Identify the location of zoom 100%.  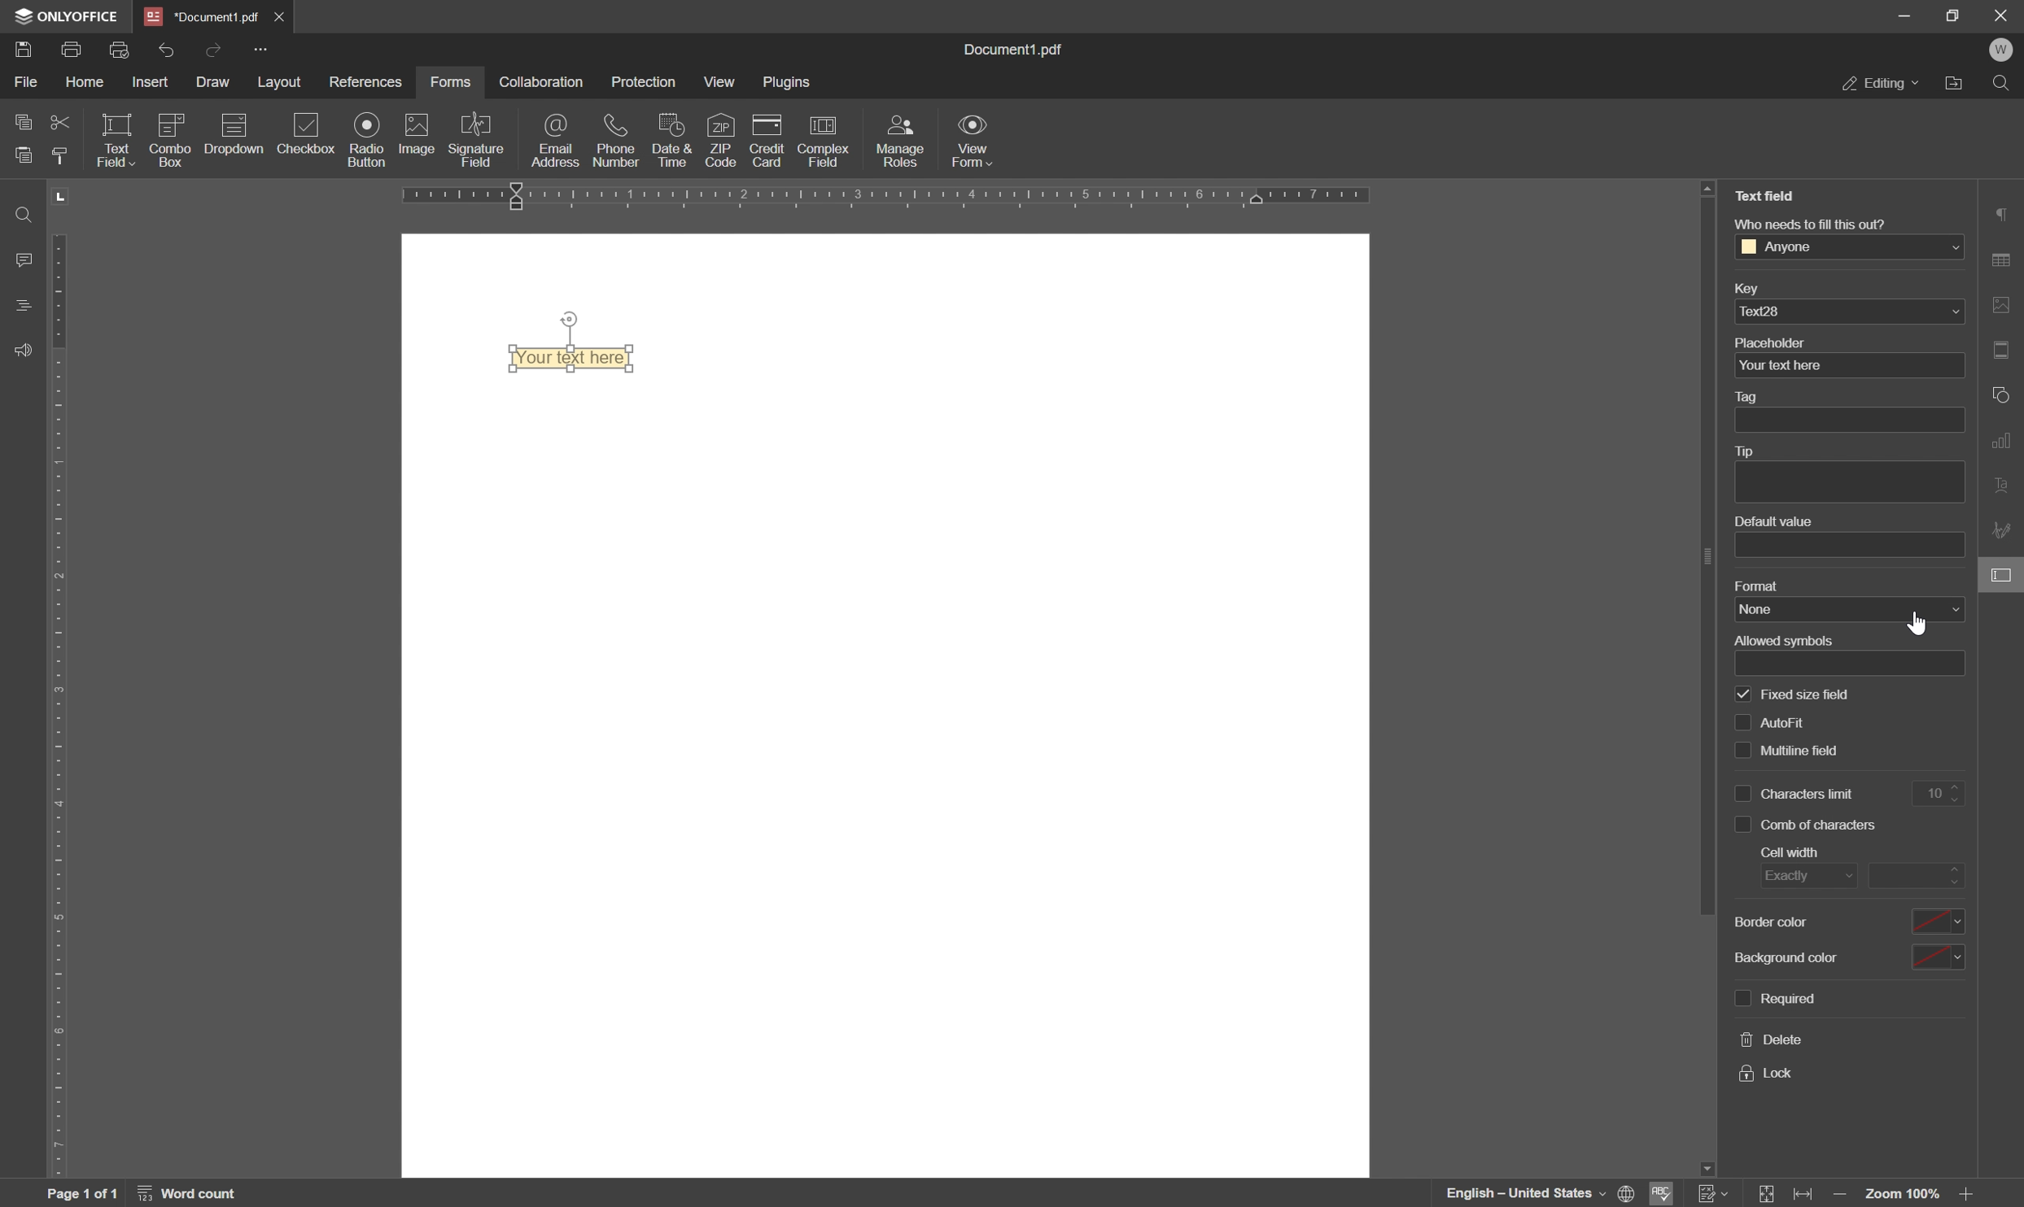
(1904, 1196).